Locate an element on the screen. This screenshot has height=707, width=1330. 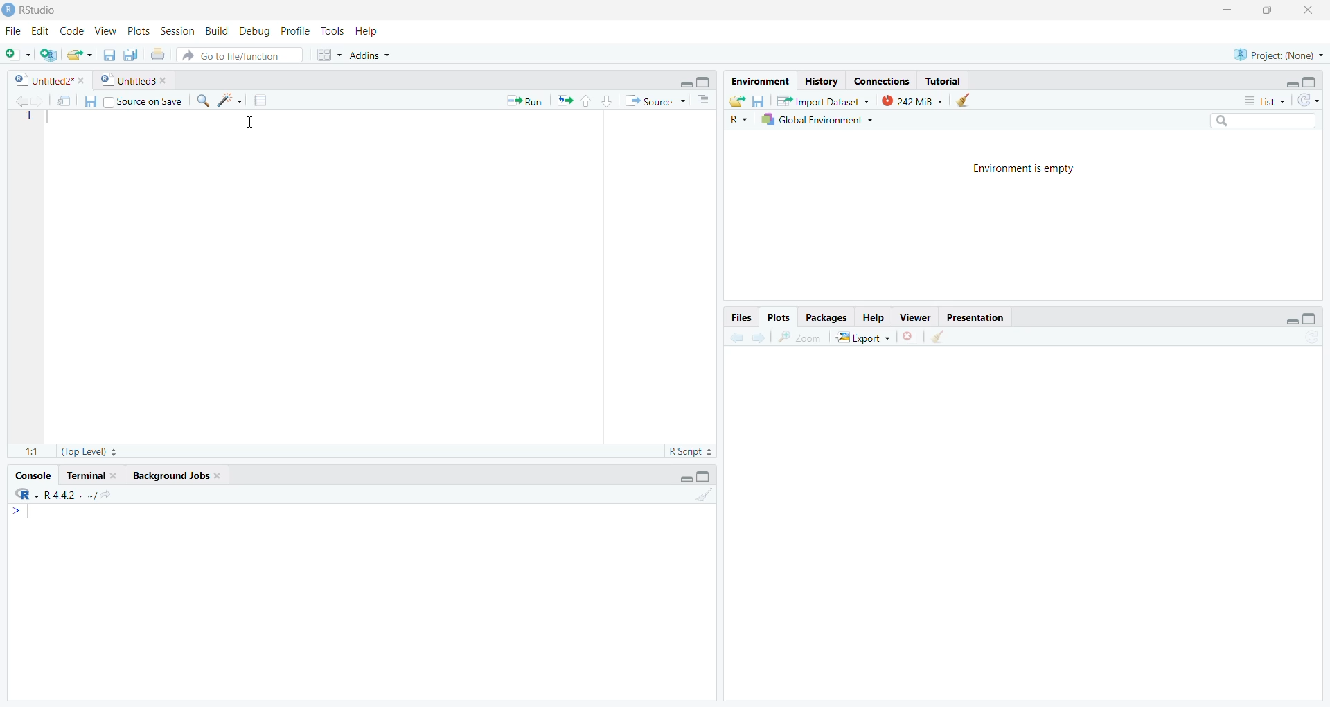
Maximize is located at coordinates (705, 477).